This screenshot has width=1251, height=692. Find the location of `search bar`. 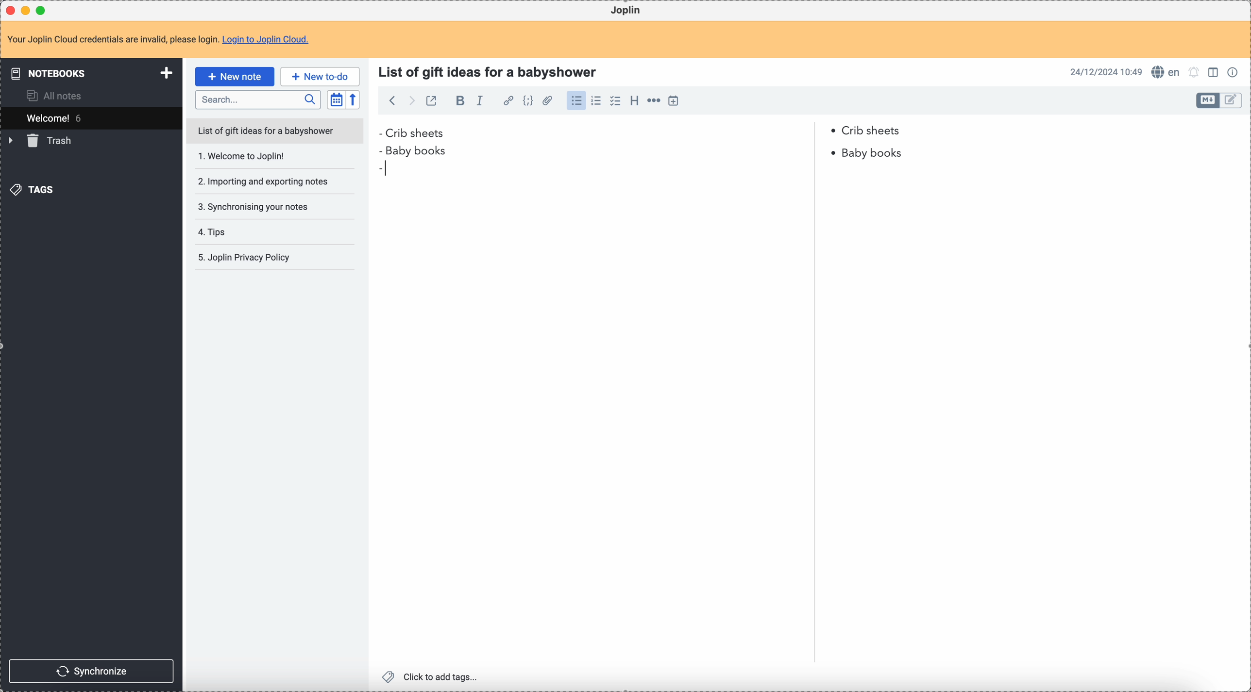

search bar is located at coordinates (258, 100).